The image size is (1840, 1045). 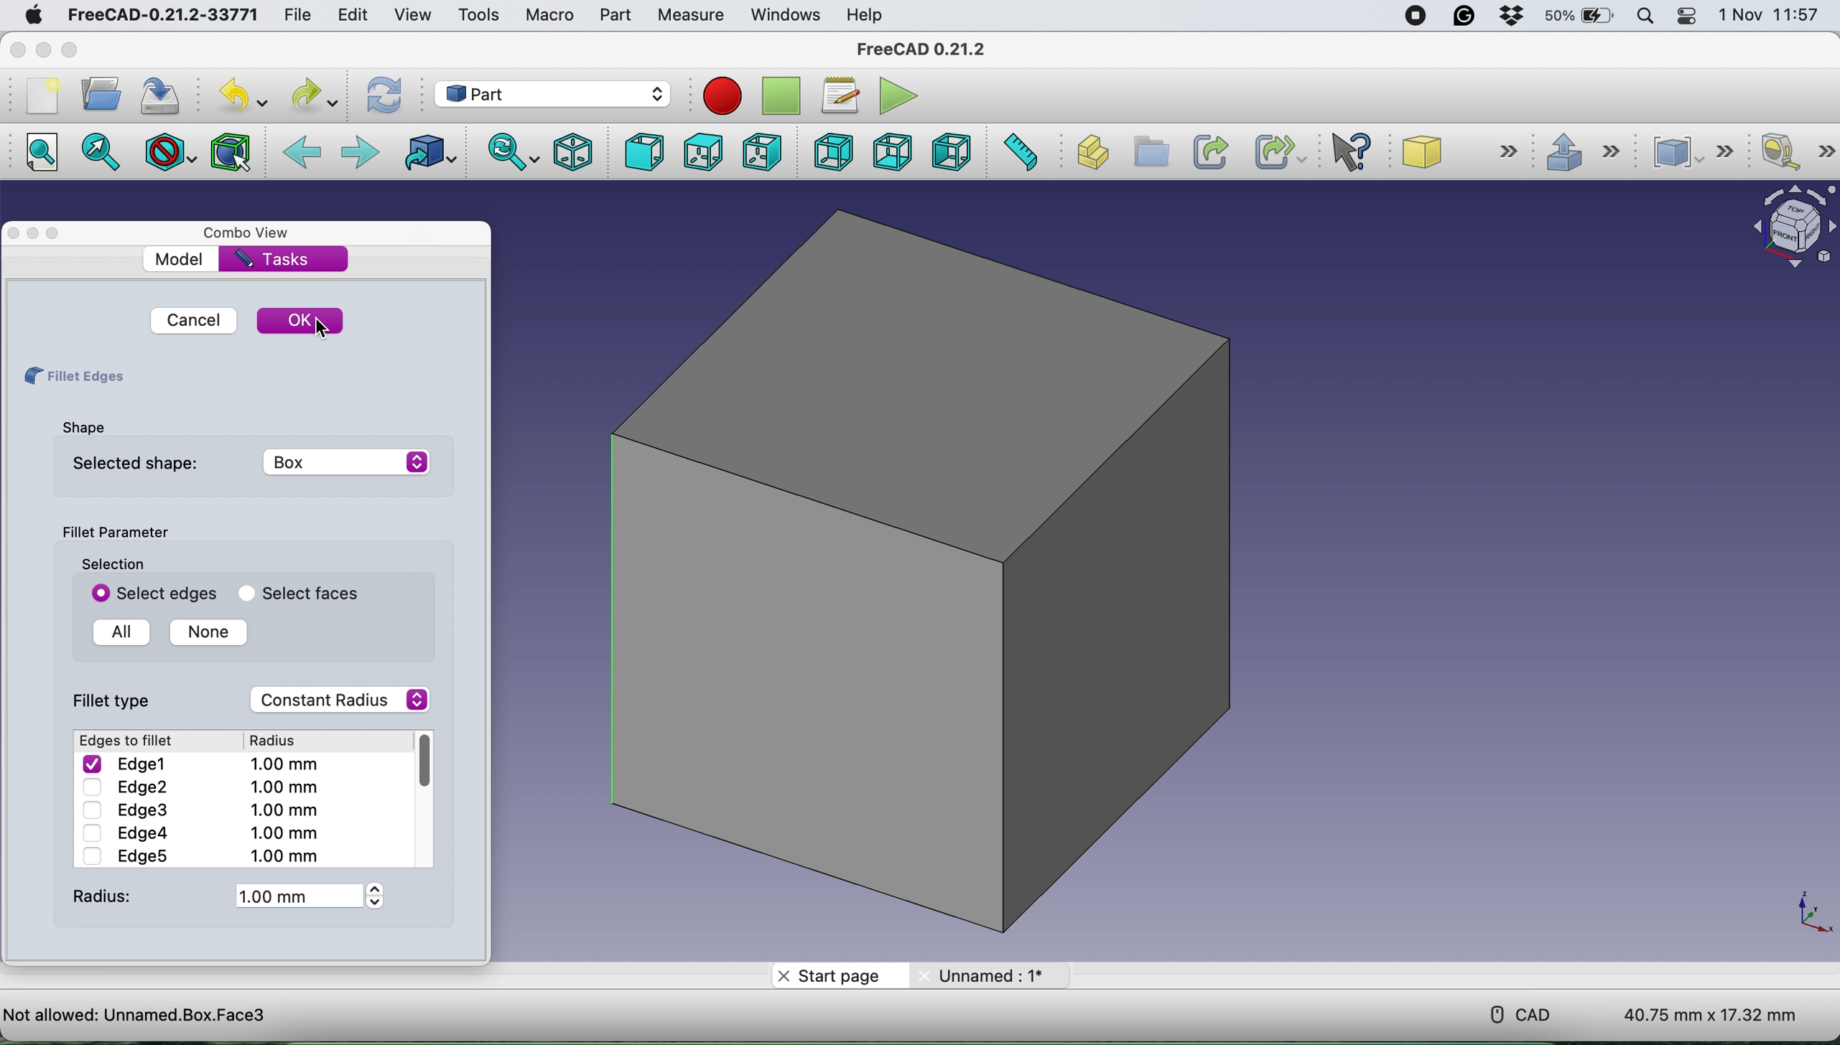 What do you see at coordinates (284, 740) in the screenshot?
I see `Radius` at bounding box center [284, 740].